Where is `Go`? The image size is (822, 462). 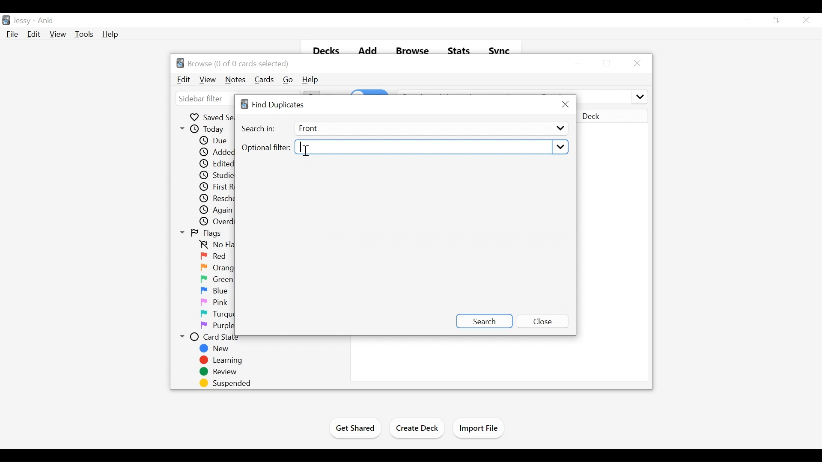 Go is located at coordinates (288, 80).